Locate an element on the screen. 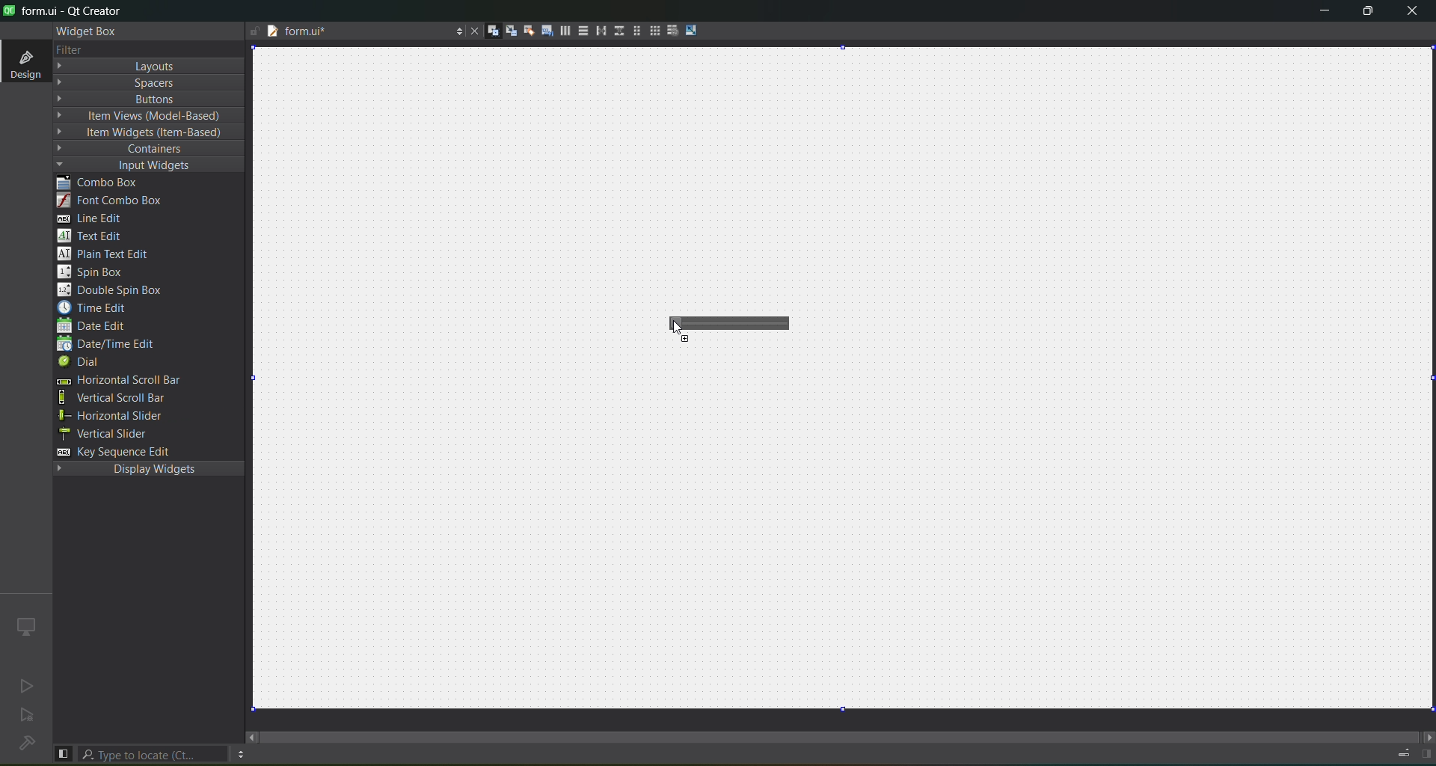  horizontal layout is located at coordinates (561, 30).